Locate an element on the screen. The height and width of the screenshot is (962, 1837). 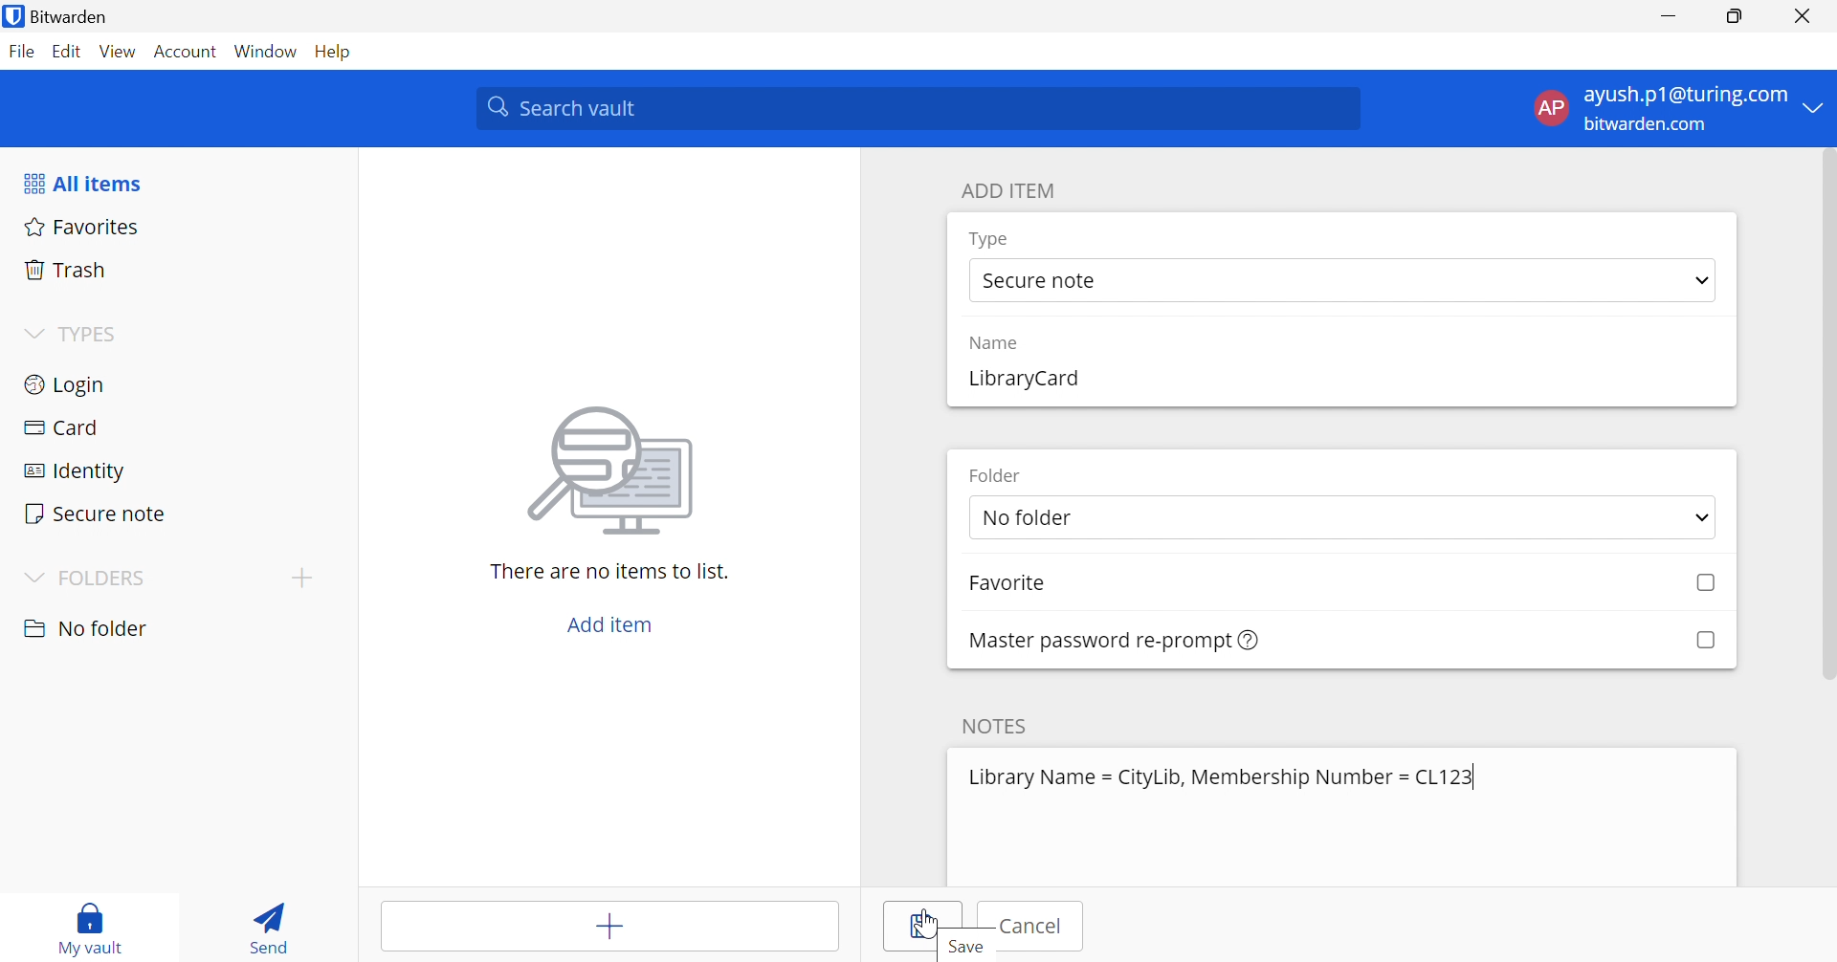
nO FOLDER is located at coordinates (90, 628).